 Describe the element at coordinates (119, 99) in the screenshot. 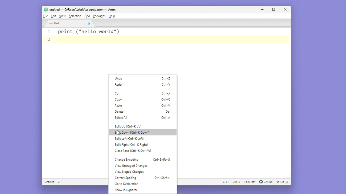

I see `copy` at that location.